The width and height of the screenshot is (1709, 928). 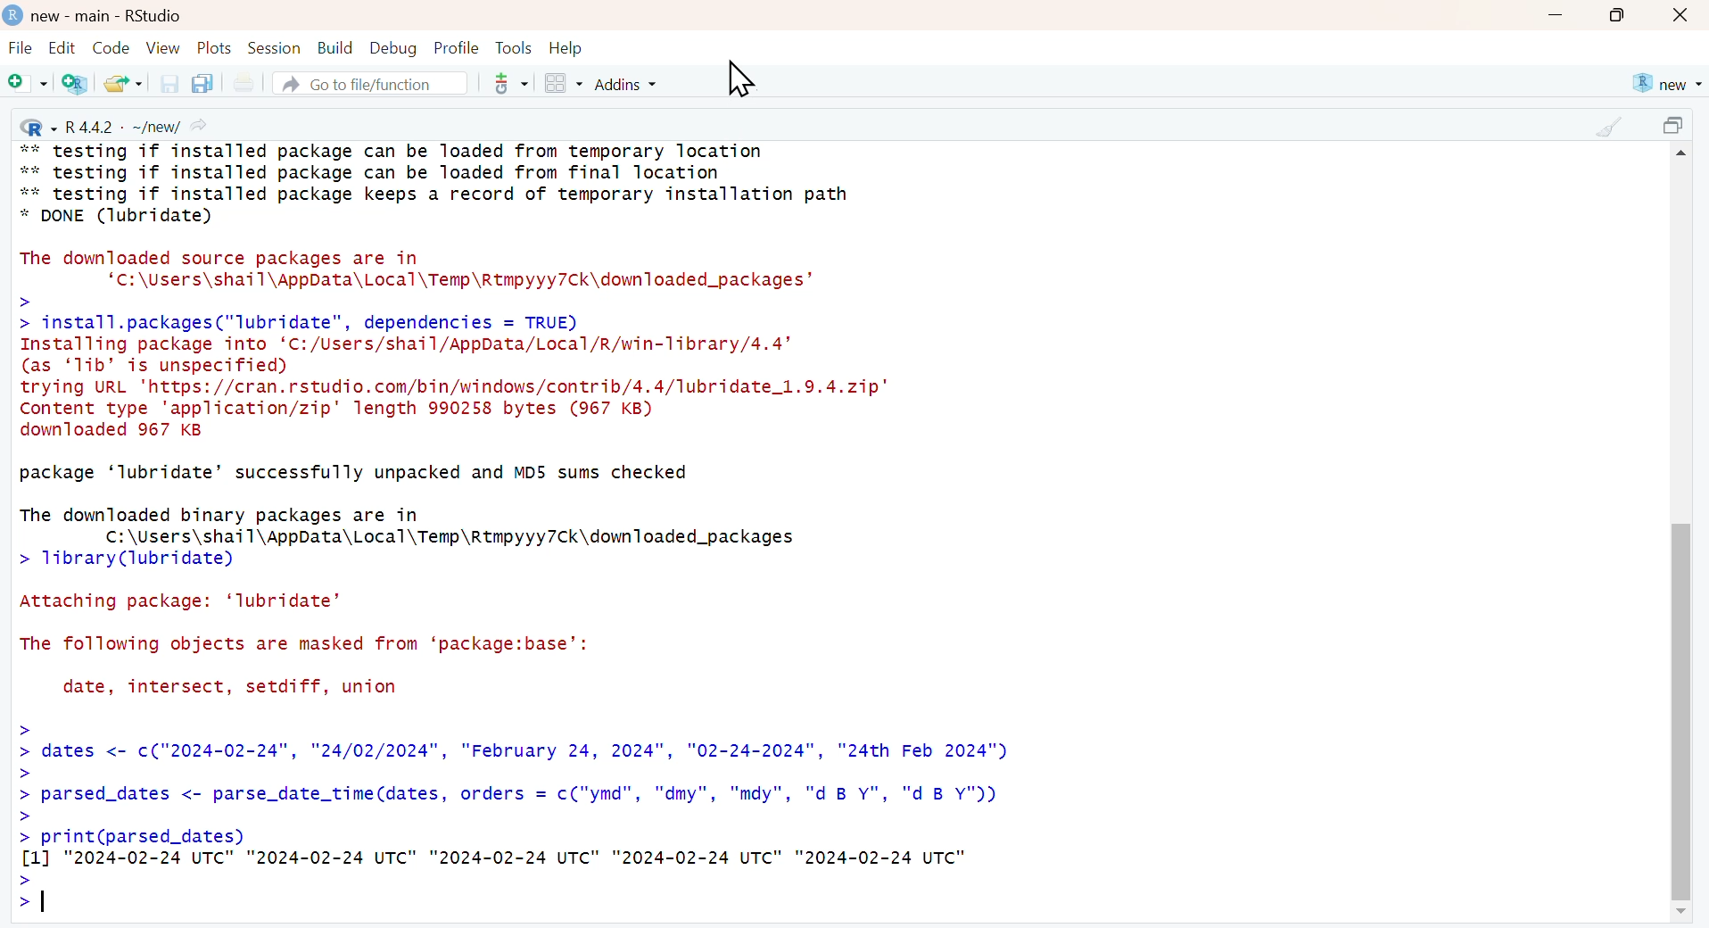 I want to click on new - main - RStudio, so click(x=109, y=16).